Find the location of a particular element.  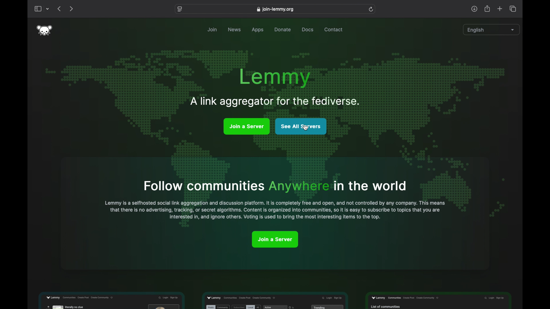

join a server is located at coordinates (247, 126).